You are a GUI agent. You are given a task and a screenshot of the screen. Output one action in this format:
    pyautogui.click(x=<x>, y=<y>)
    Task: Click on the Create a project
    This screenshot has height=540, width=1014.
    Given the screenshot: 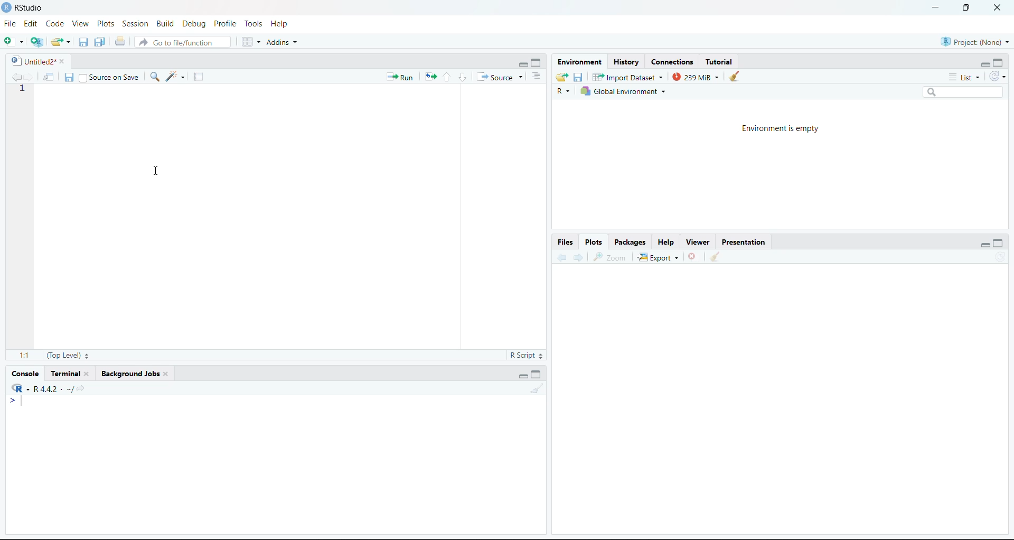 What is the action you would take?
    pyautogui.click(x=37, y=41)
    